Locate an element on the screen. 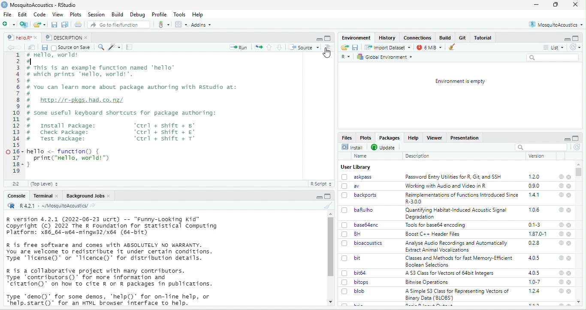 This screenshot has height=310, width=586. 0.1-3 is located at coordinates (535, 225).